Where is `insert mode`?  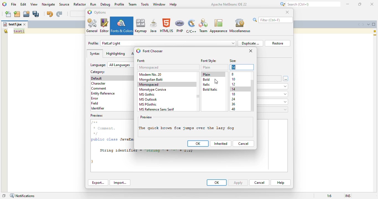 insert mode is located at coordinates (348, 196).